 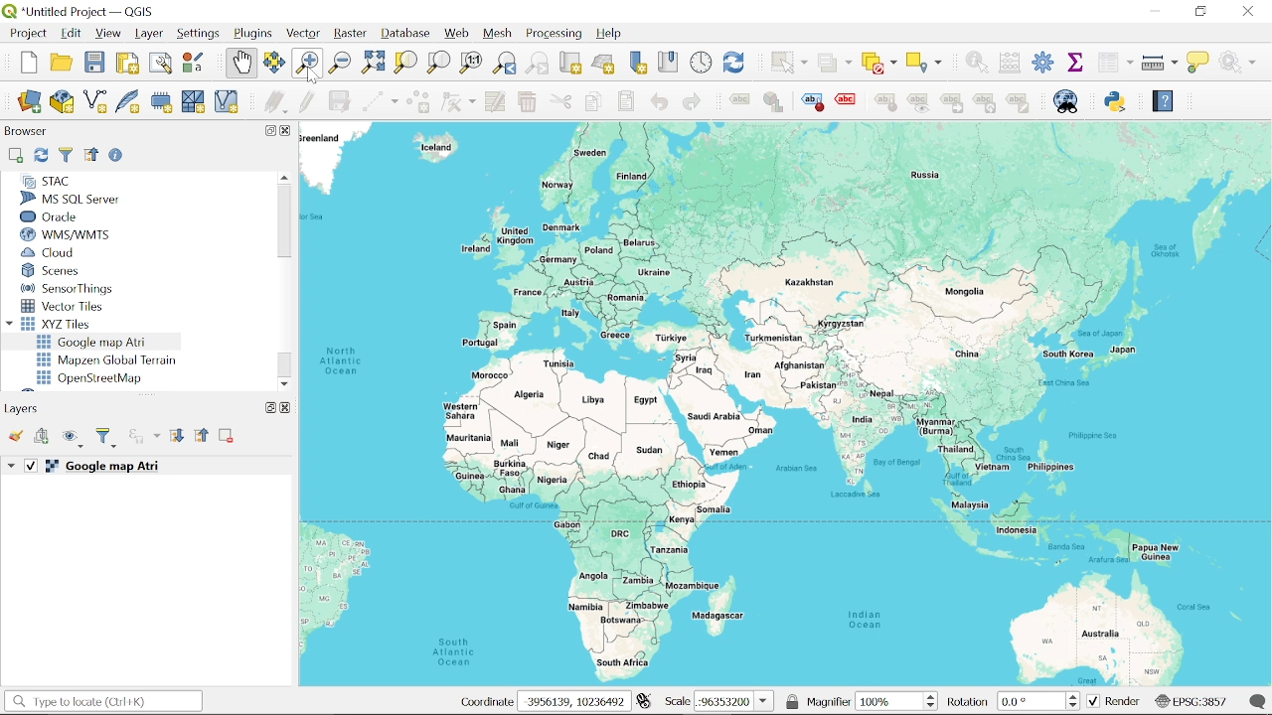 I want to click on New geopacakge layer, so click(x=63, y=101).